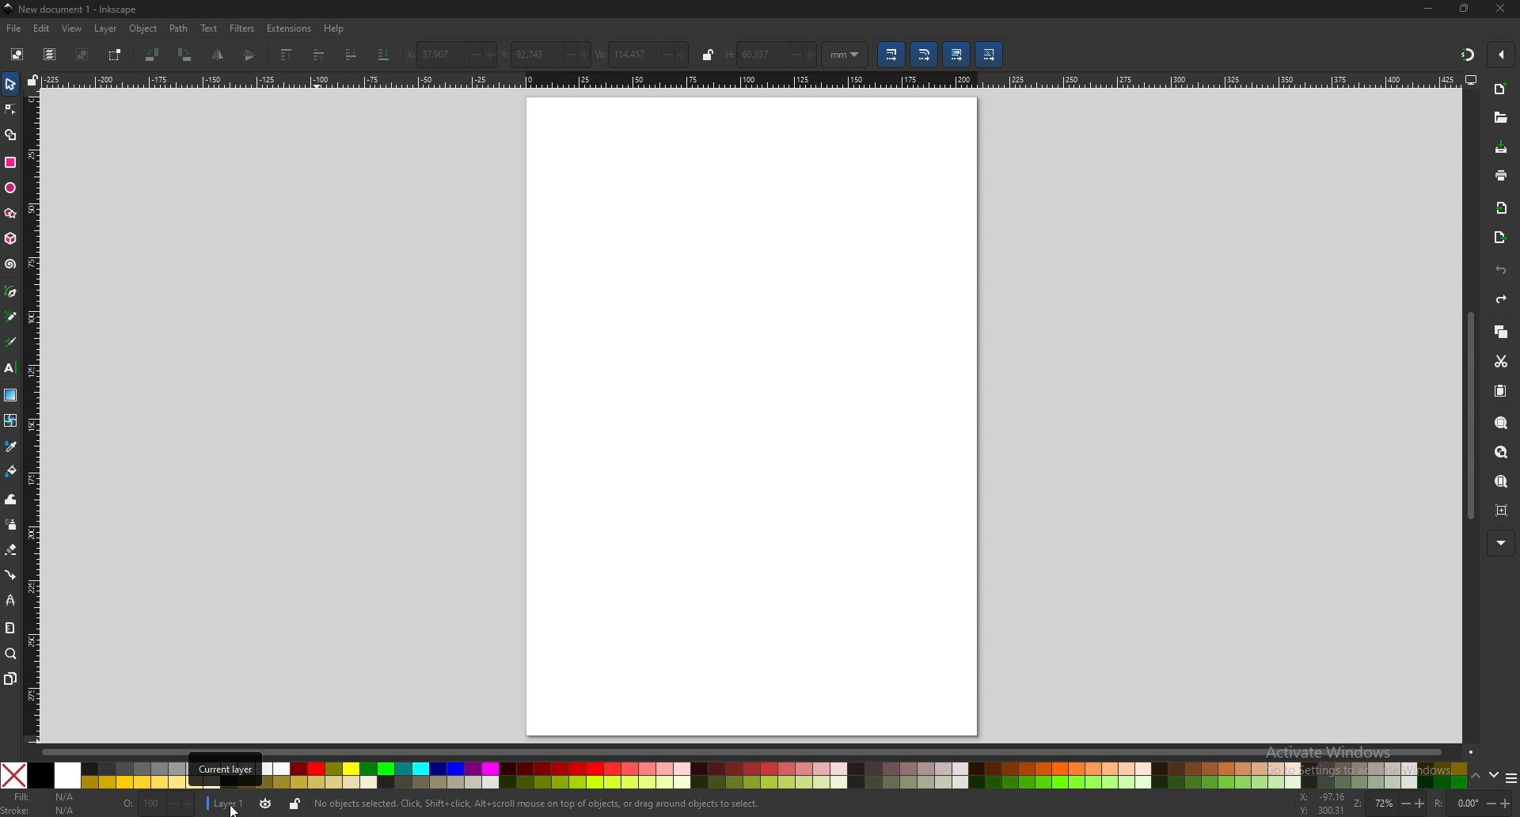 This screenshot has width=1520, height=817. What do you see at coordinates (266, 803) in the screenshot?
I see `toggle visibility` at bounding box center [266, 803].